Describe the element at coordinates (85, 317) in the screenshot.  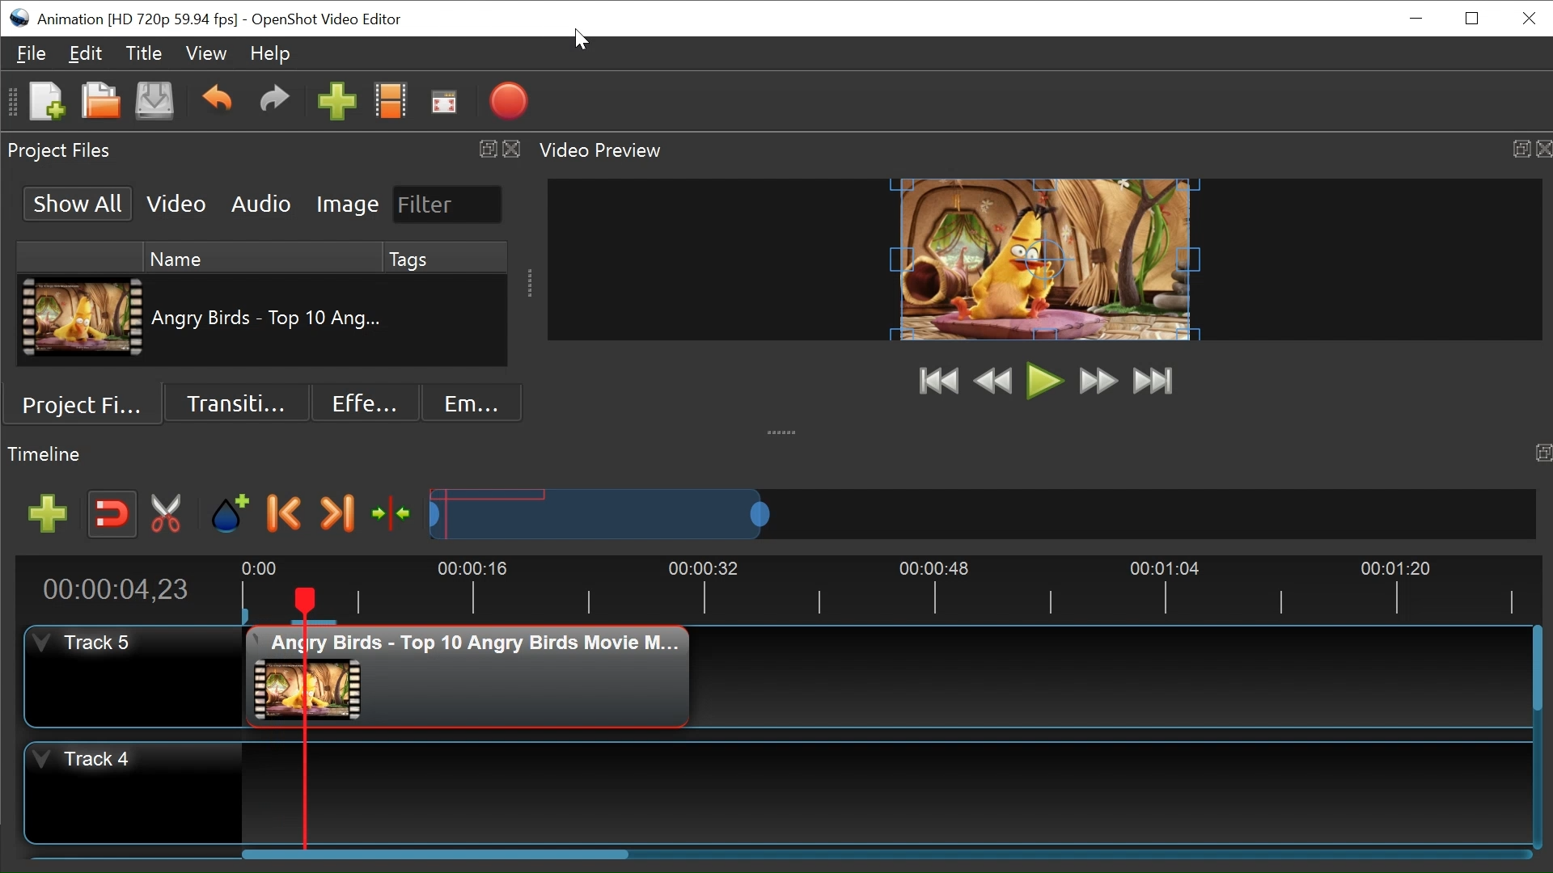
I see `Clip` at that location.